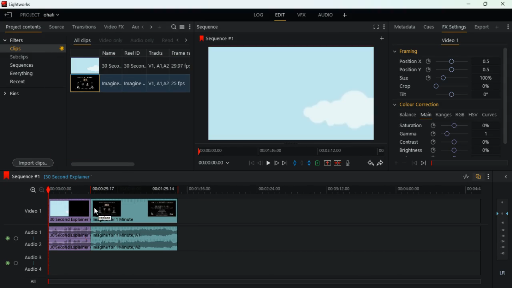  What do you see at coordinates (57, 28) in the screenshot?
I see `source` at bounding box center [57, 28].